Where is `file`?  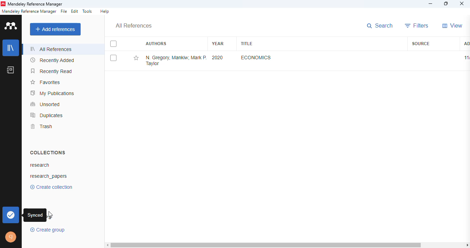 file is located at coordinates (64, 11).